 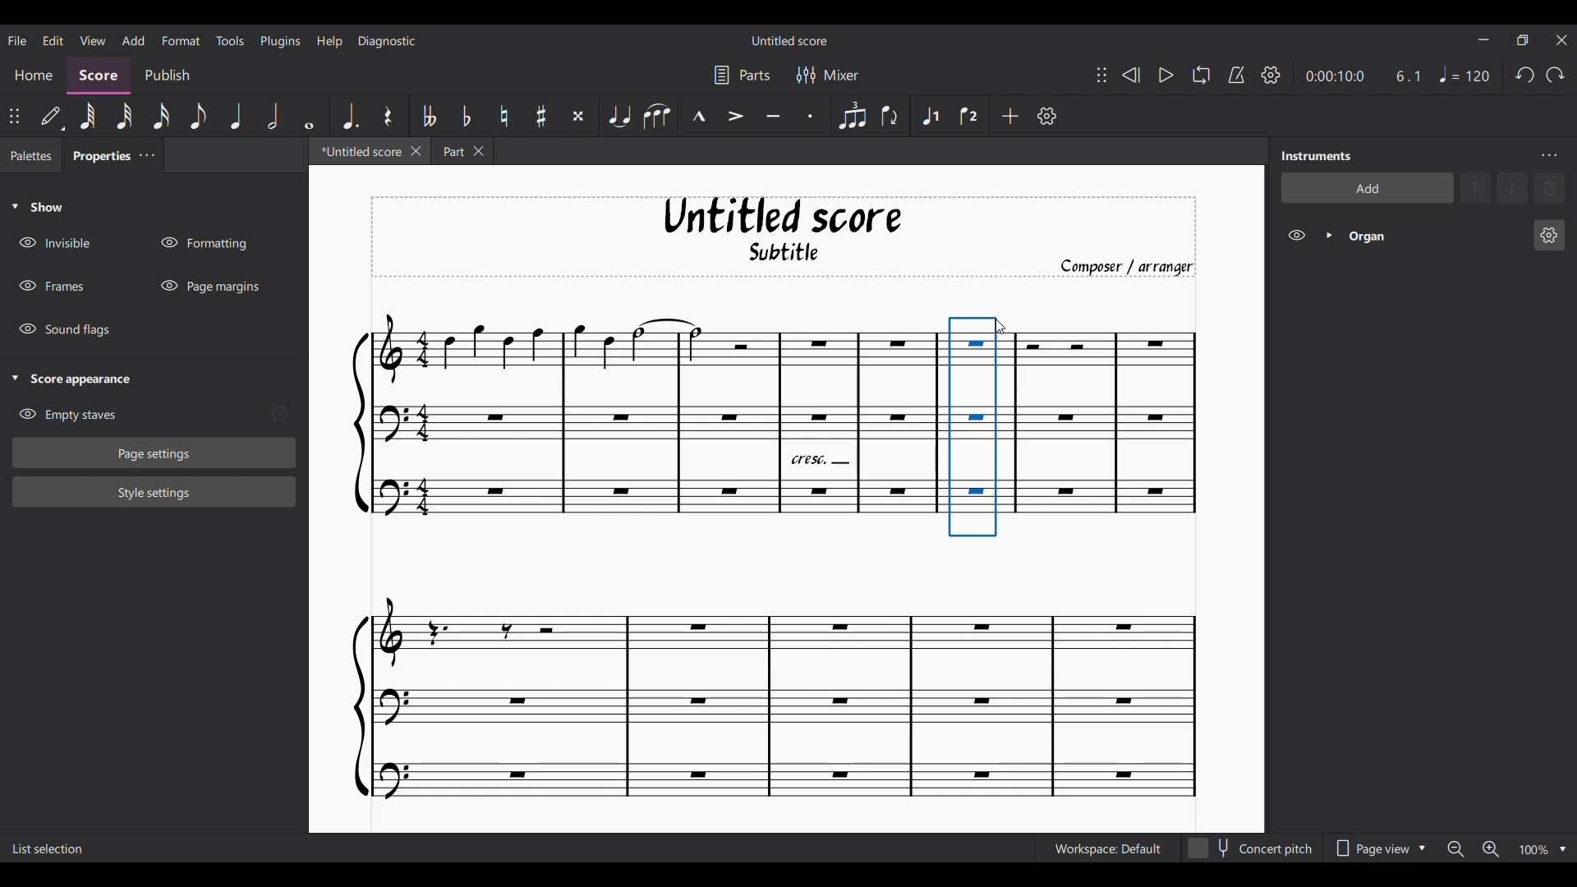 I want to click on Cursor position unchanged after making selection, so click(x=1000, y=327).